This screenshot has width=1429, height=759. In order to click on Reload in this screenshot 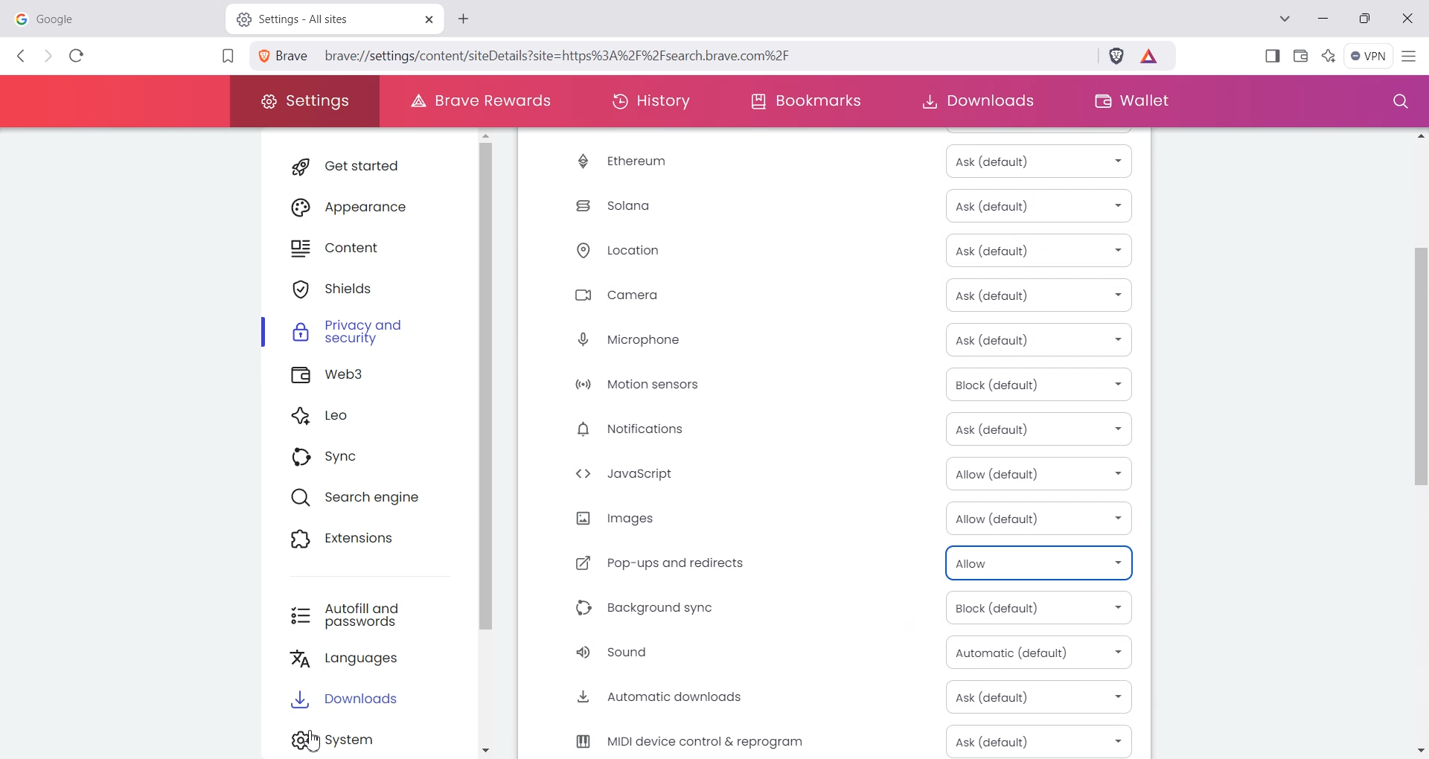, I will do `click(77, 55)`.